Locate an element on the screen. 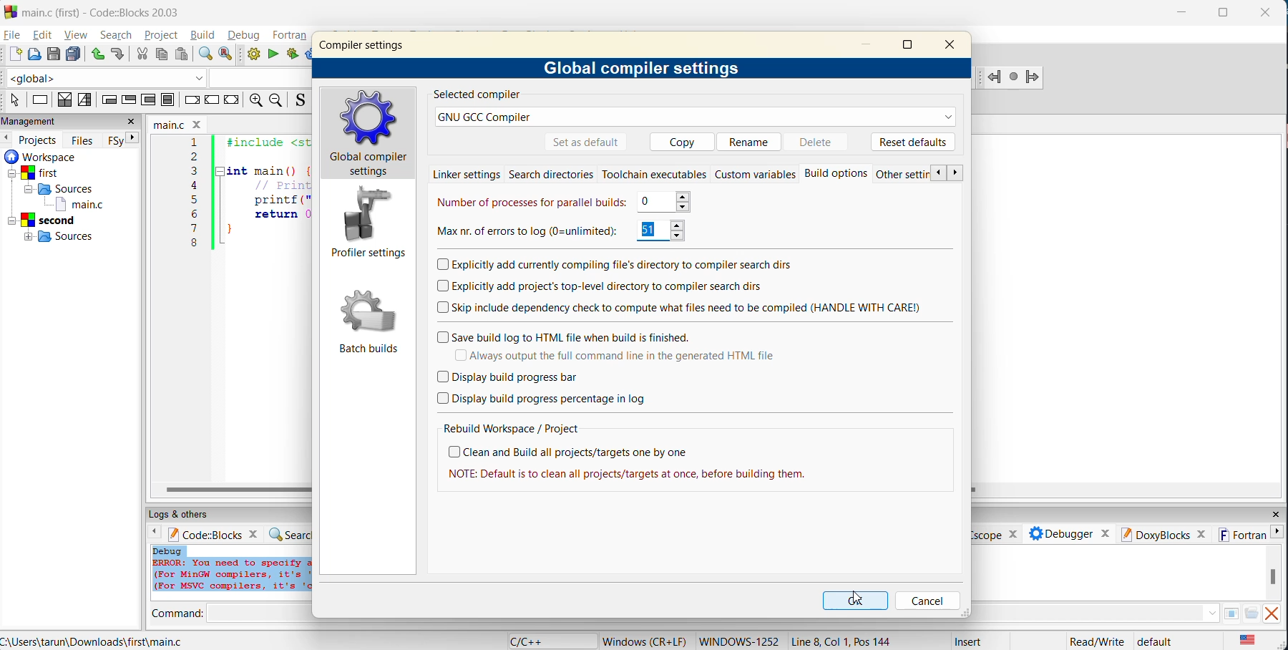 This screenshot has height=650, width=1288. display build progress percentage in log is located at coordinates (547, 400).